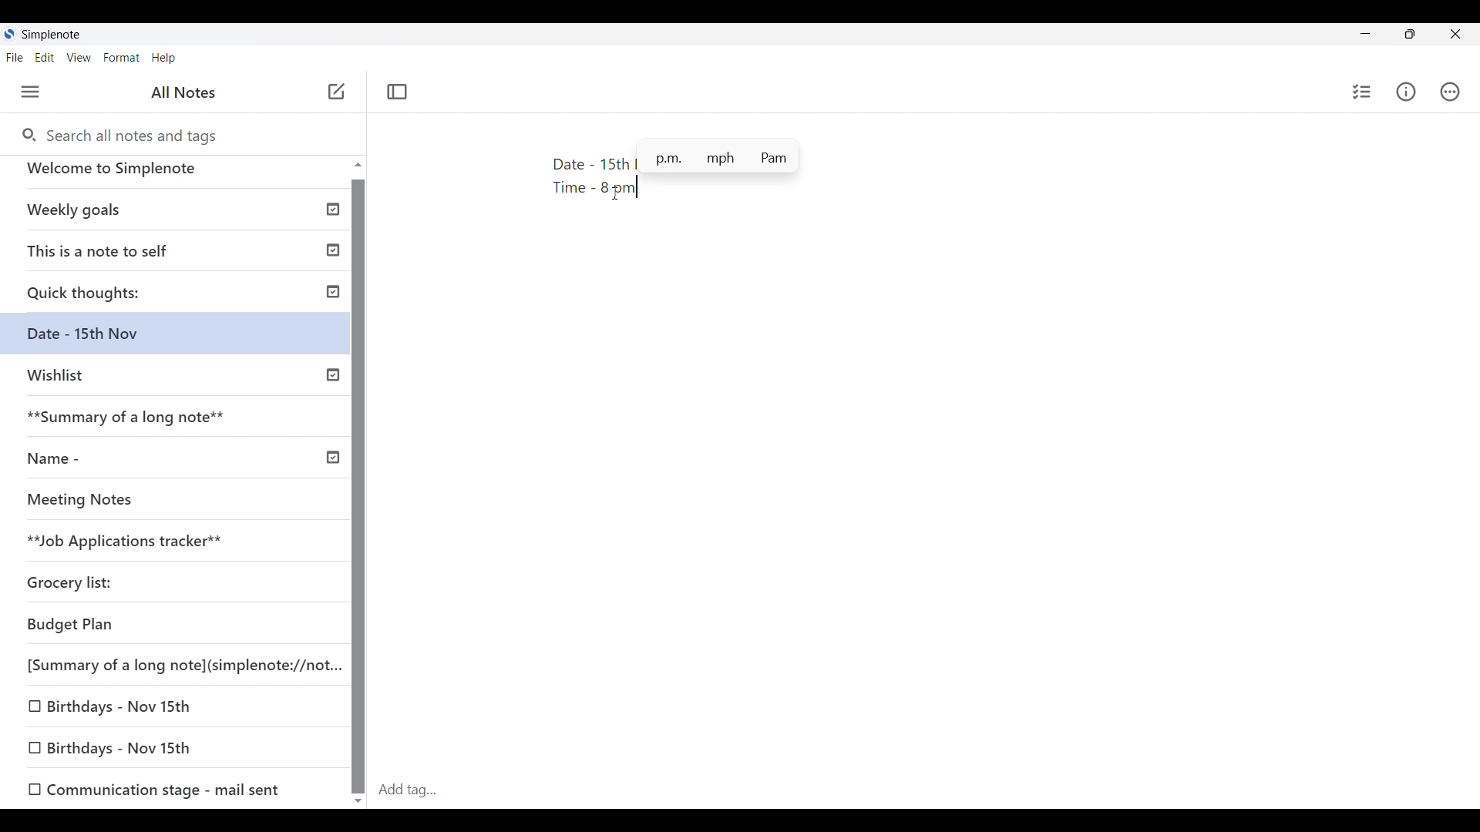 The width and height of the screenshot is (1480, 832). I want to click on Unpublished note, so click(170, 543).